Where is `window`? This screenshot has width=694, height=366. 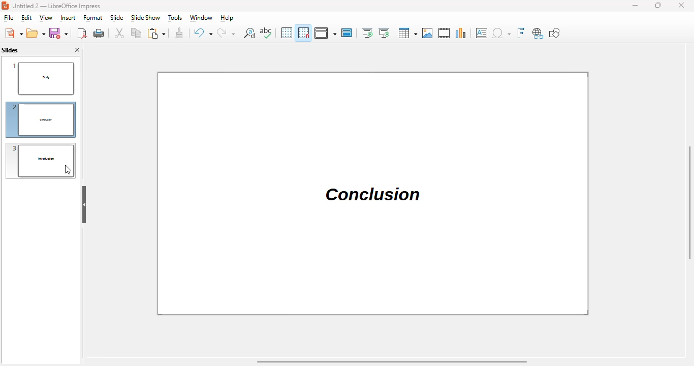
window is located at coordinates (201, 18).